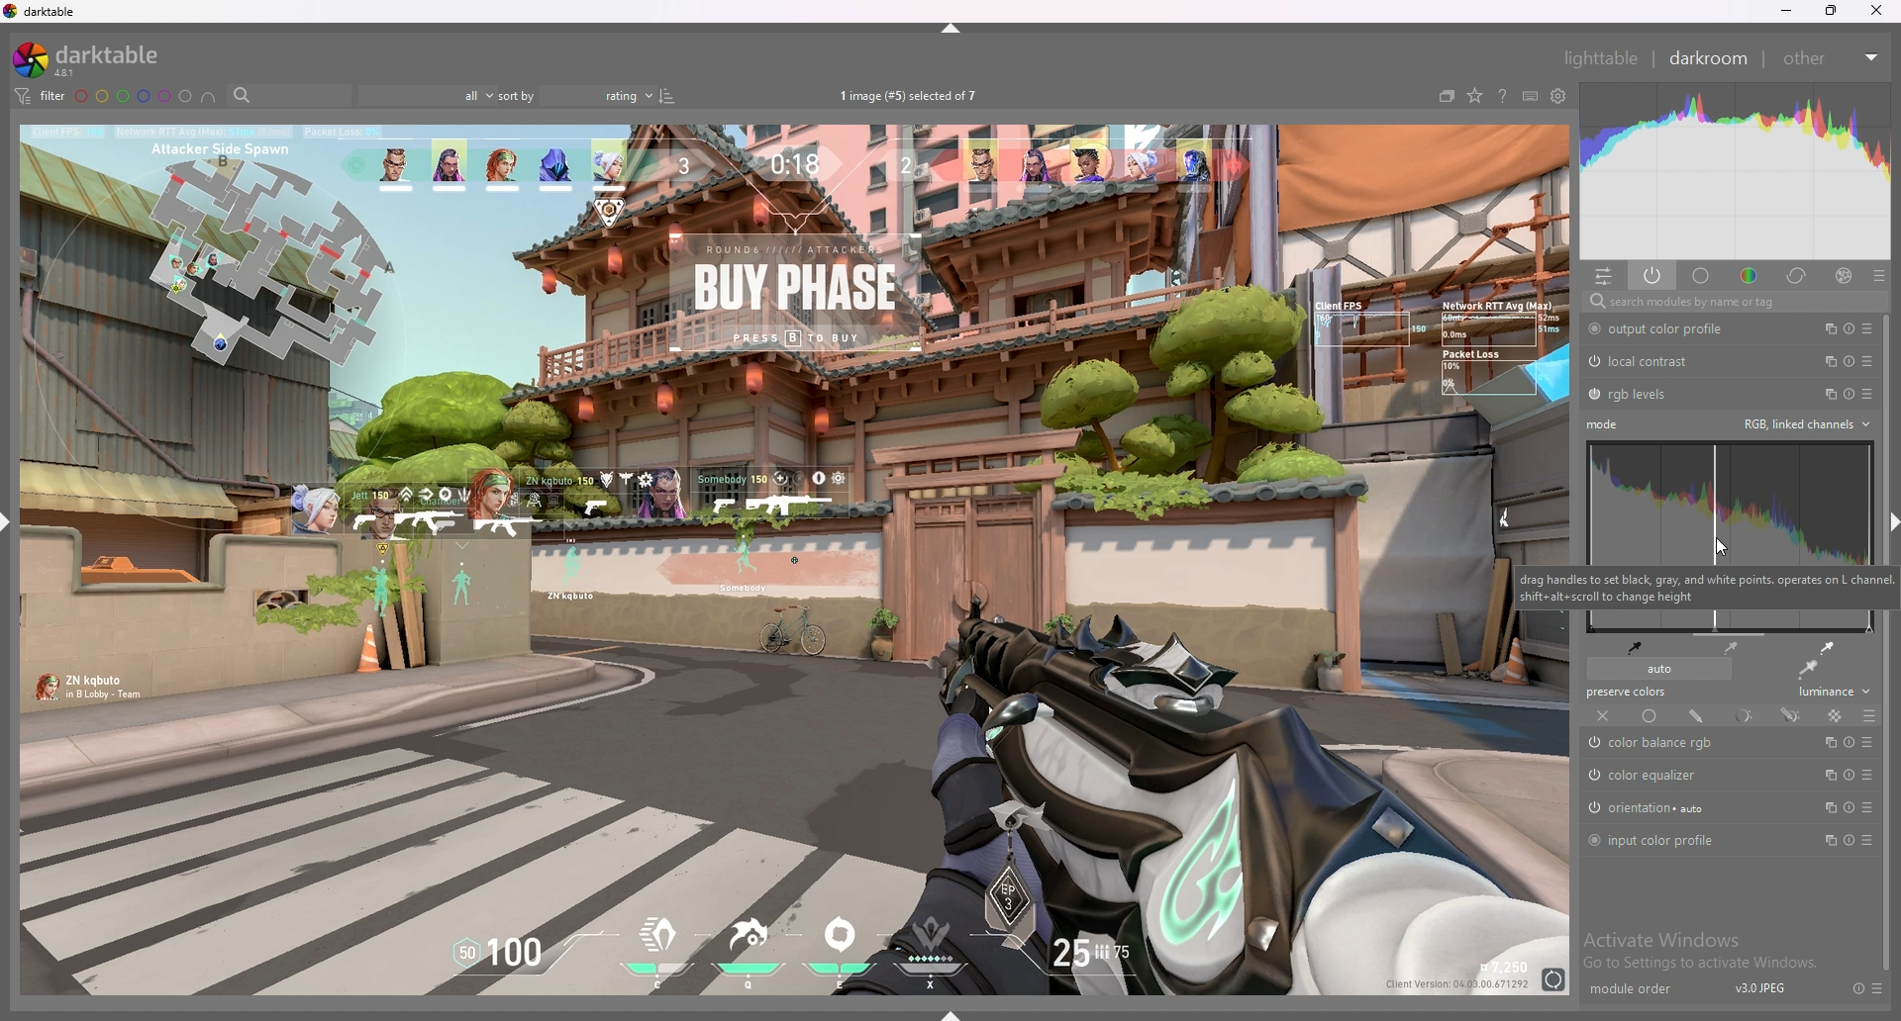 The width and height of the screenshot is (1901, 1021). I want to click on hide, so click(1896, 522).